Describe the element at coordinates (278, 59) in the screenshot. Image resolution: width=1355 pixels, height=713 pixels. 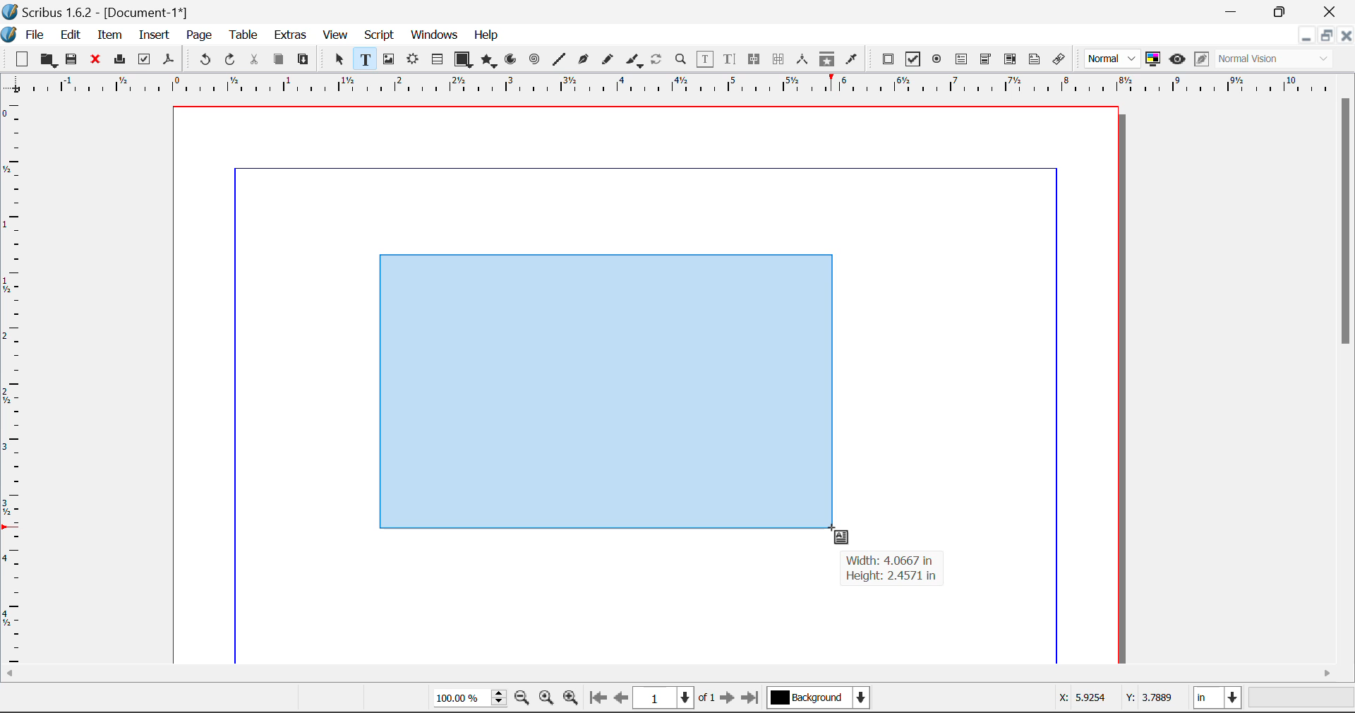
I see `Copy` at that location.